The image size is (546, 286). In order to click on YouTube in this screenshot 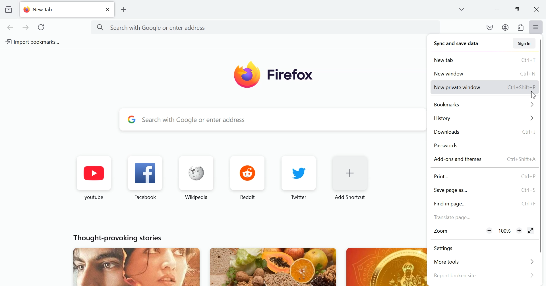, I will do `click(94, 177)`.